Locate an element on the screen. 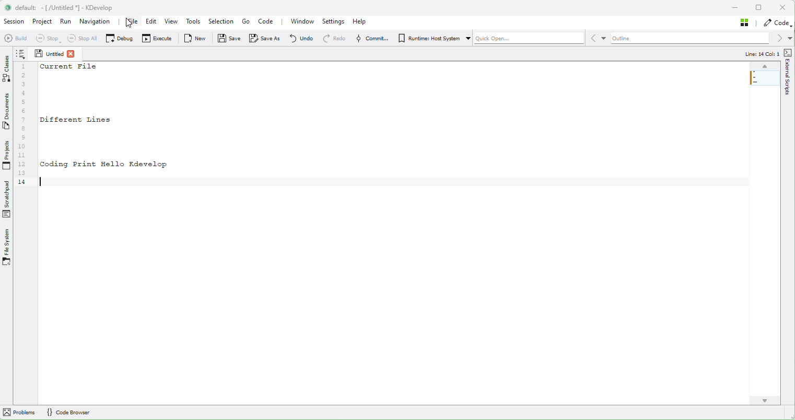  close tab is located at coordinates (72, 54).